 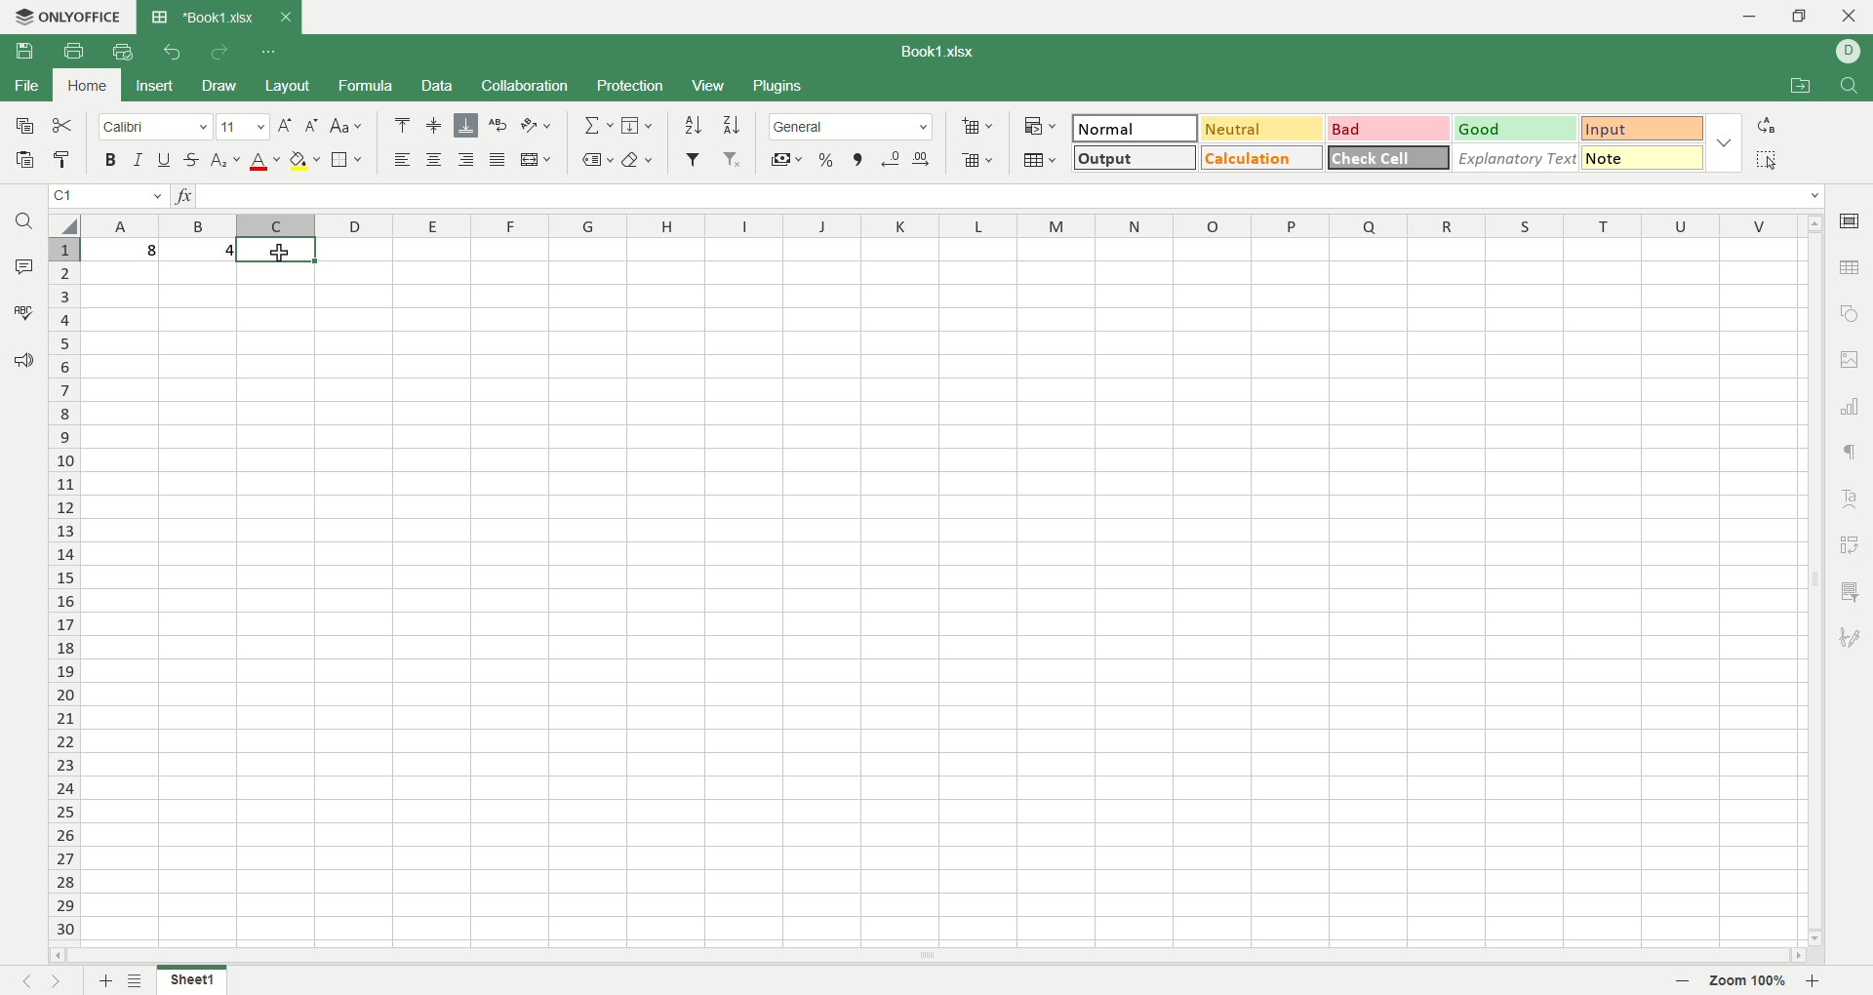 What do you see at coordinates (30, 220) in the screenshot?
I see `find` at bounding box center [30, 220].